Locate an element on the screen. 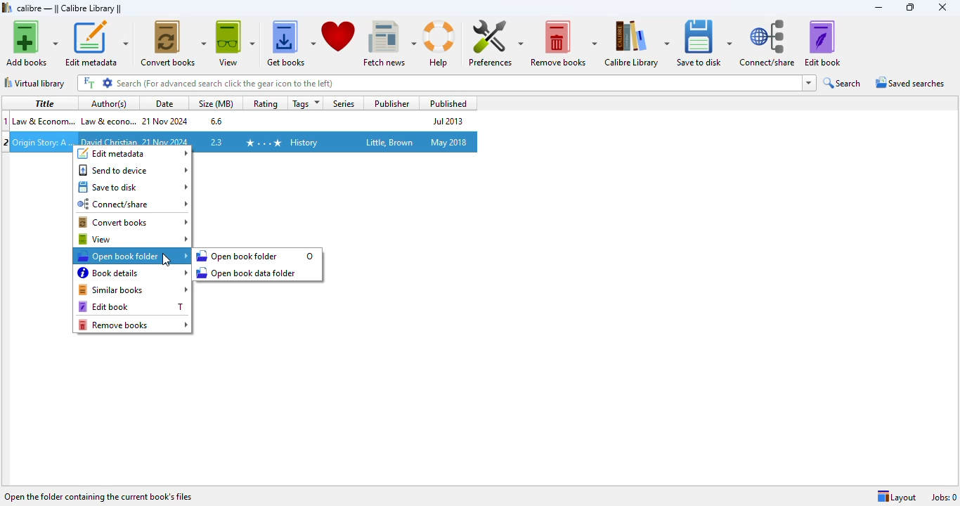  minimize is located at coordinates (878, 7).